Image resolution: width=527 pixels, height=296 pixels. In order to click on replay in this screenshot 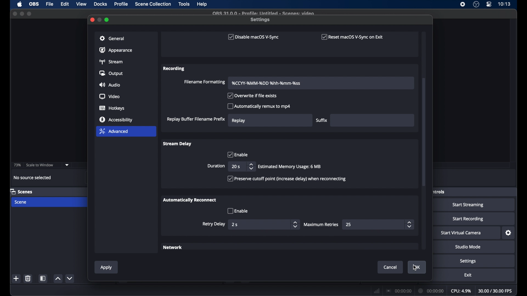, I will do `click(239, 120)`.